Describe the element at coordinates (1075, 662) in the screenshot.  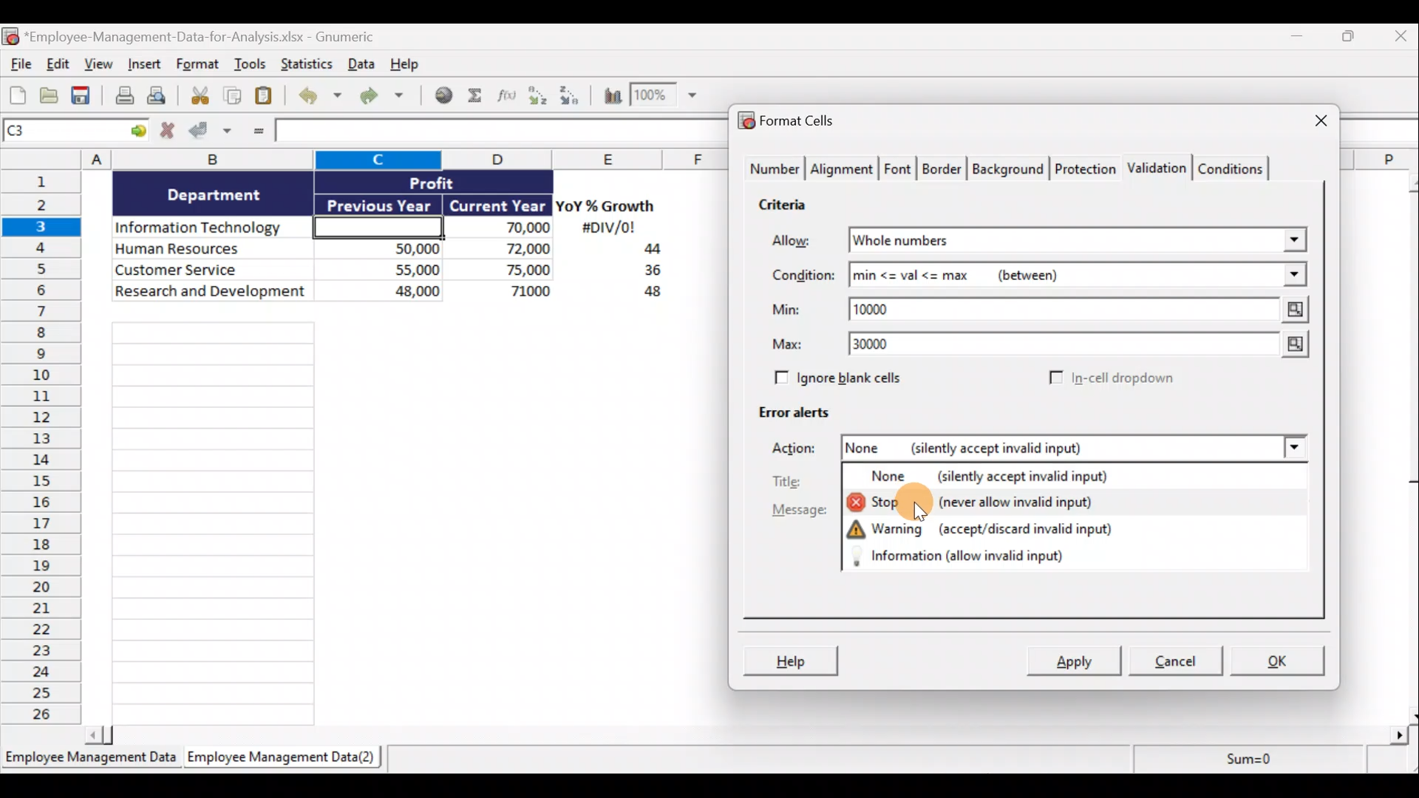
I see `Apply` at that location.